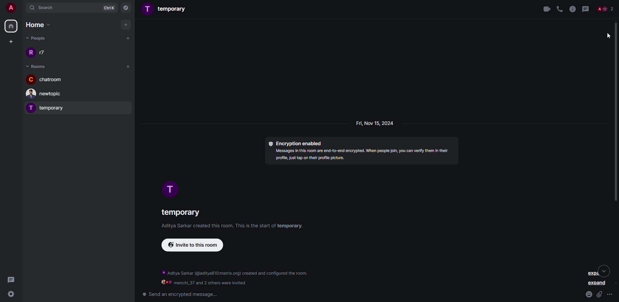  Describe the element at coordinates (109, 7) in the screenshot. I see `ctrlK` at that location.